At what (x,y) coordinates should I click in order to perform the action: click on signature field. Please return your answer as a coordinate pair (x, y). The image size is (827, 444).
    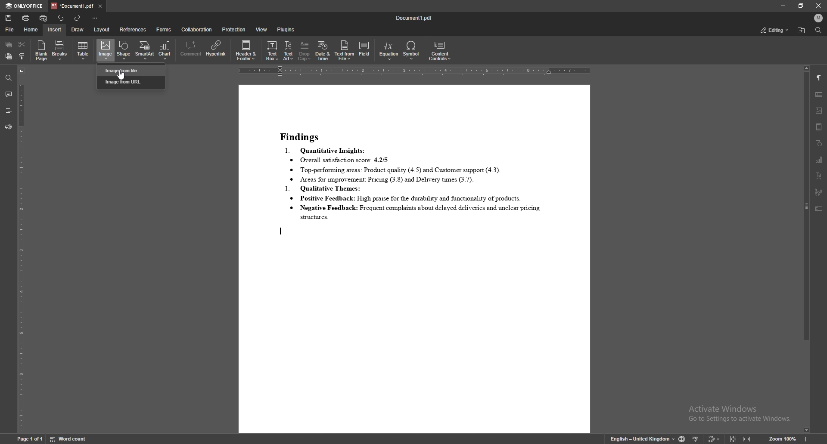
    Looking at the image, I should click on (818, 192).